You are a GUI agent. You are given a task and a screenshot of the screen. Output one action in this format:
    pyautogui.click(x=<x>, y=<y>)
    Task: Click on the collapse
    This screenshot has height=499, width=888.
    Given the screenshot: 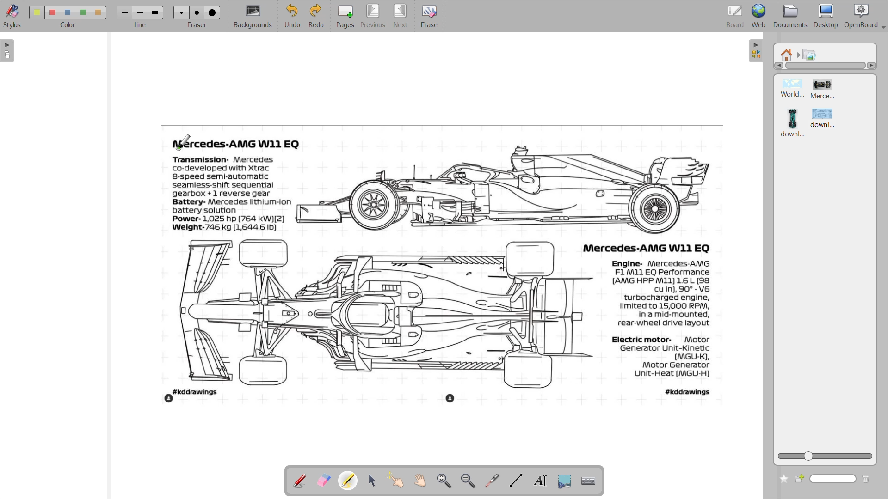 What is the action you would take?
    pyautogui.click(x=755, y=51)
    